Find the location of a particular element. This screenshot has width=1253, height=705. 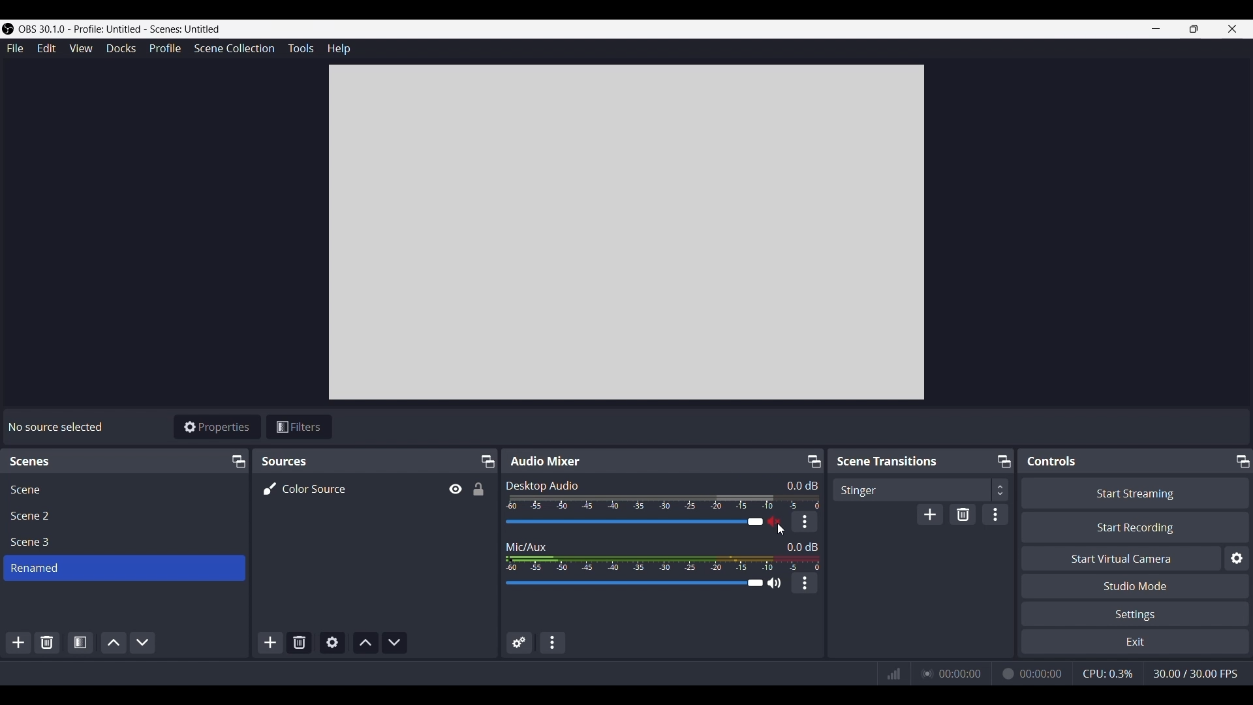

Edit is located at coordinates (46, 49).